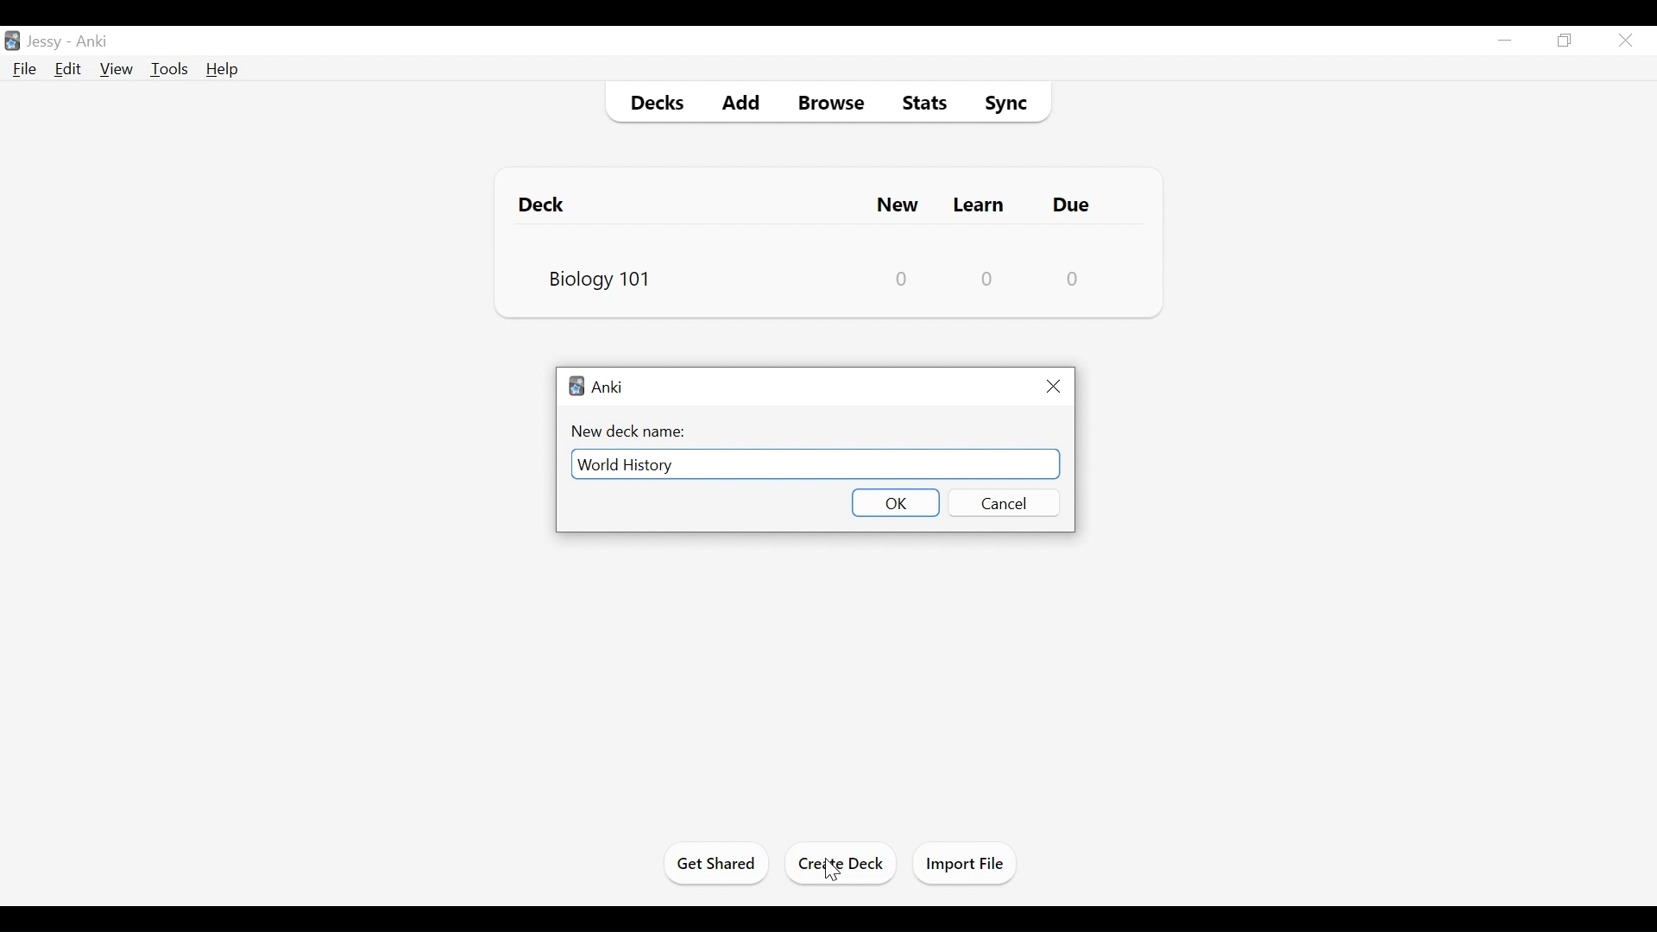 The height and width of the screenshot is (932, 1657). Describe the element at coordinates (965, 862) in the screenshot. I see `Import Files` at that location.